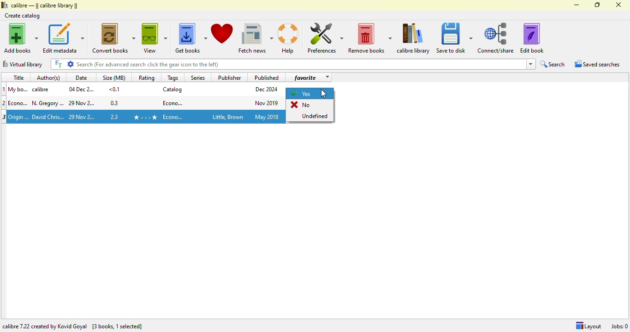 The height and width of the screenshot is (332, 630). I want to click on Author, so click(48, 117).